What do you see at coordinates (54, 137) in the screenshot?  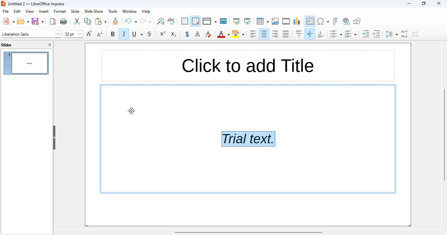 I see `hide` at bounding box center [54, 137].